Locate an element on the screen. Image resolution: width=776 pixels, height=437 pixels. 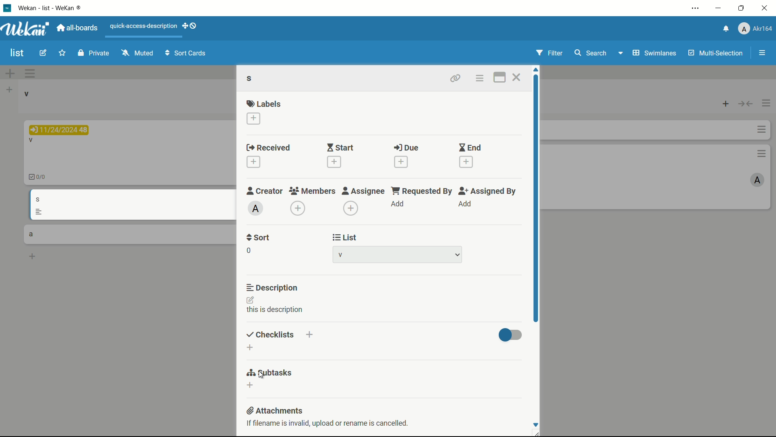
add member is located at coordinates (297, 208).